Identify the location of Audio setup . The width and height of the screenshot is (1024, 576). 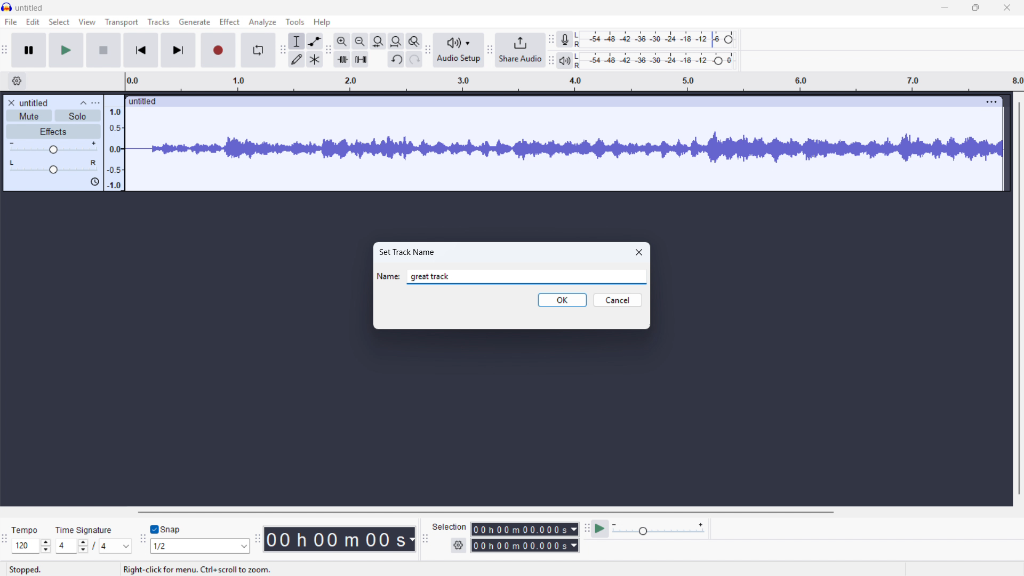
(459, 50).